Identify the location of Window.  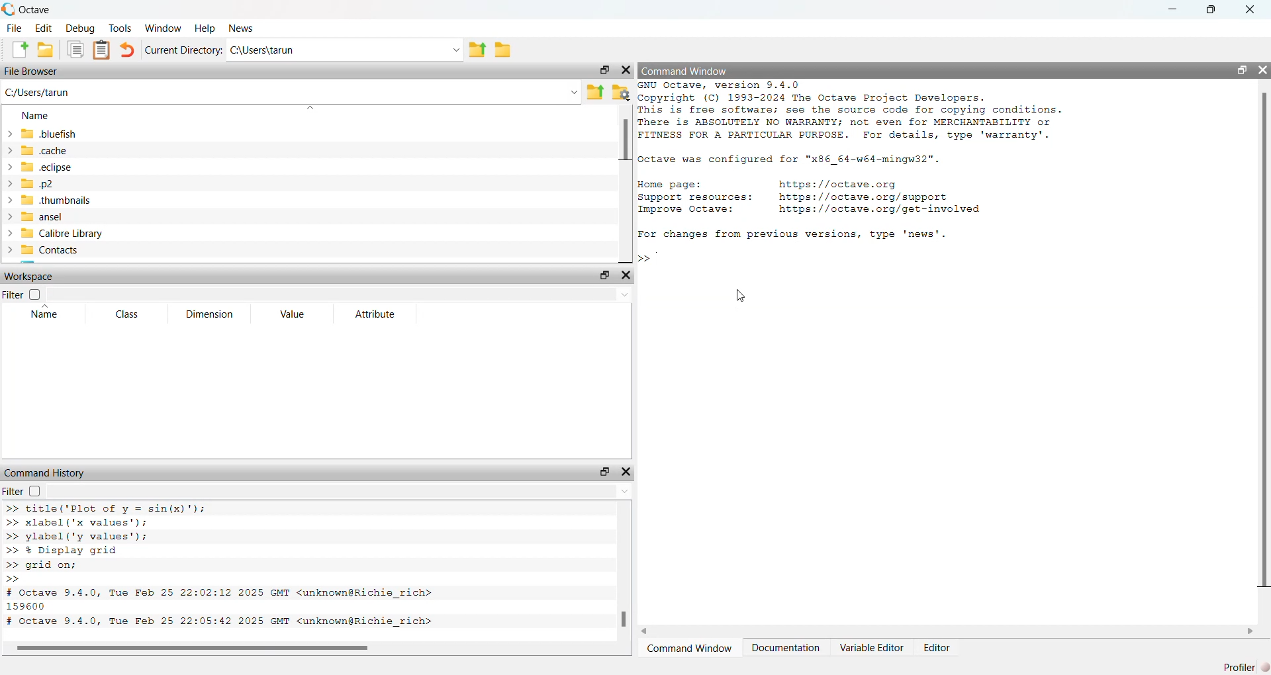
(165, 28).